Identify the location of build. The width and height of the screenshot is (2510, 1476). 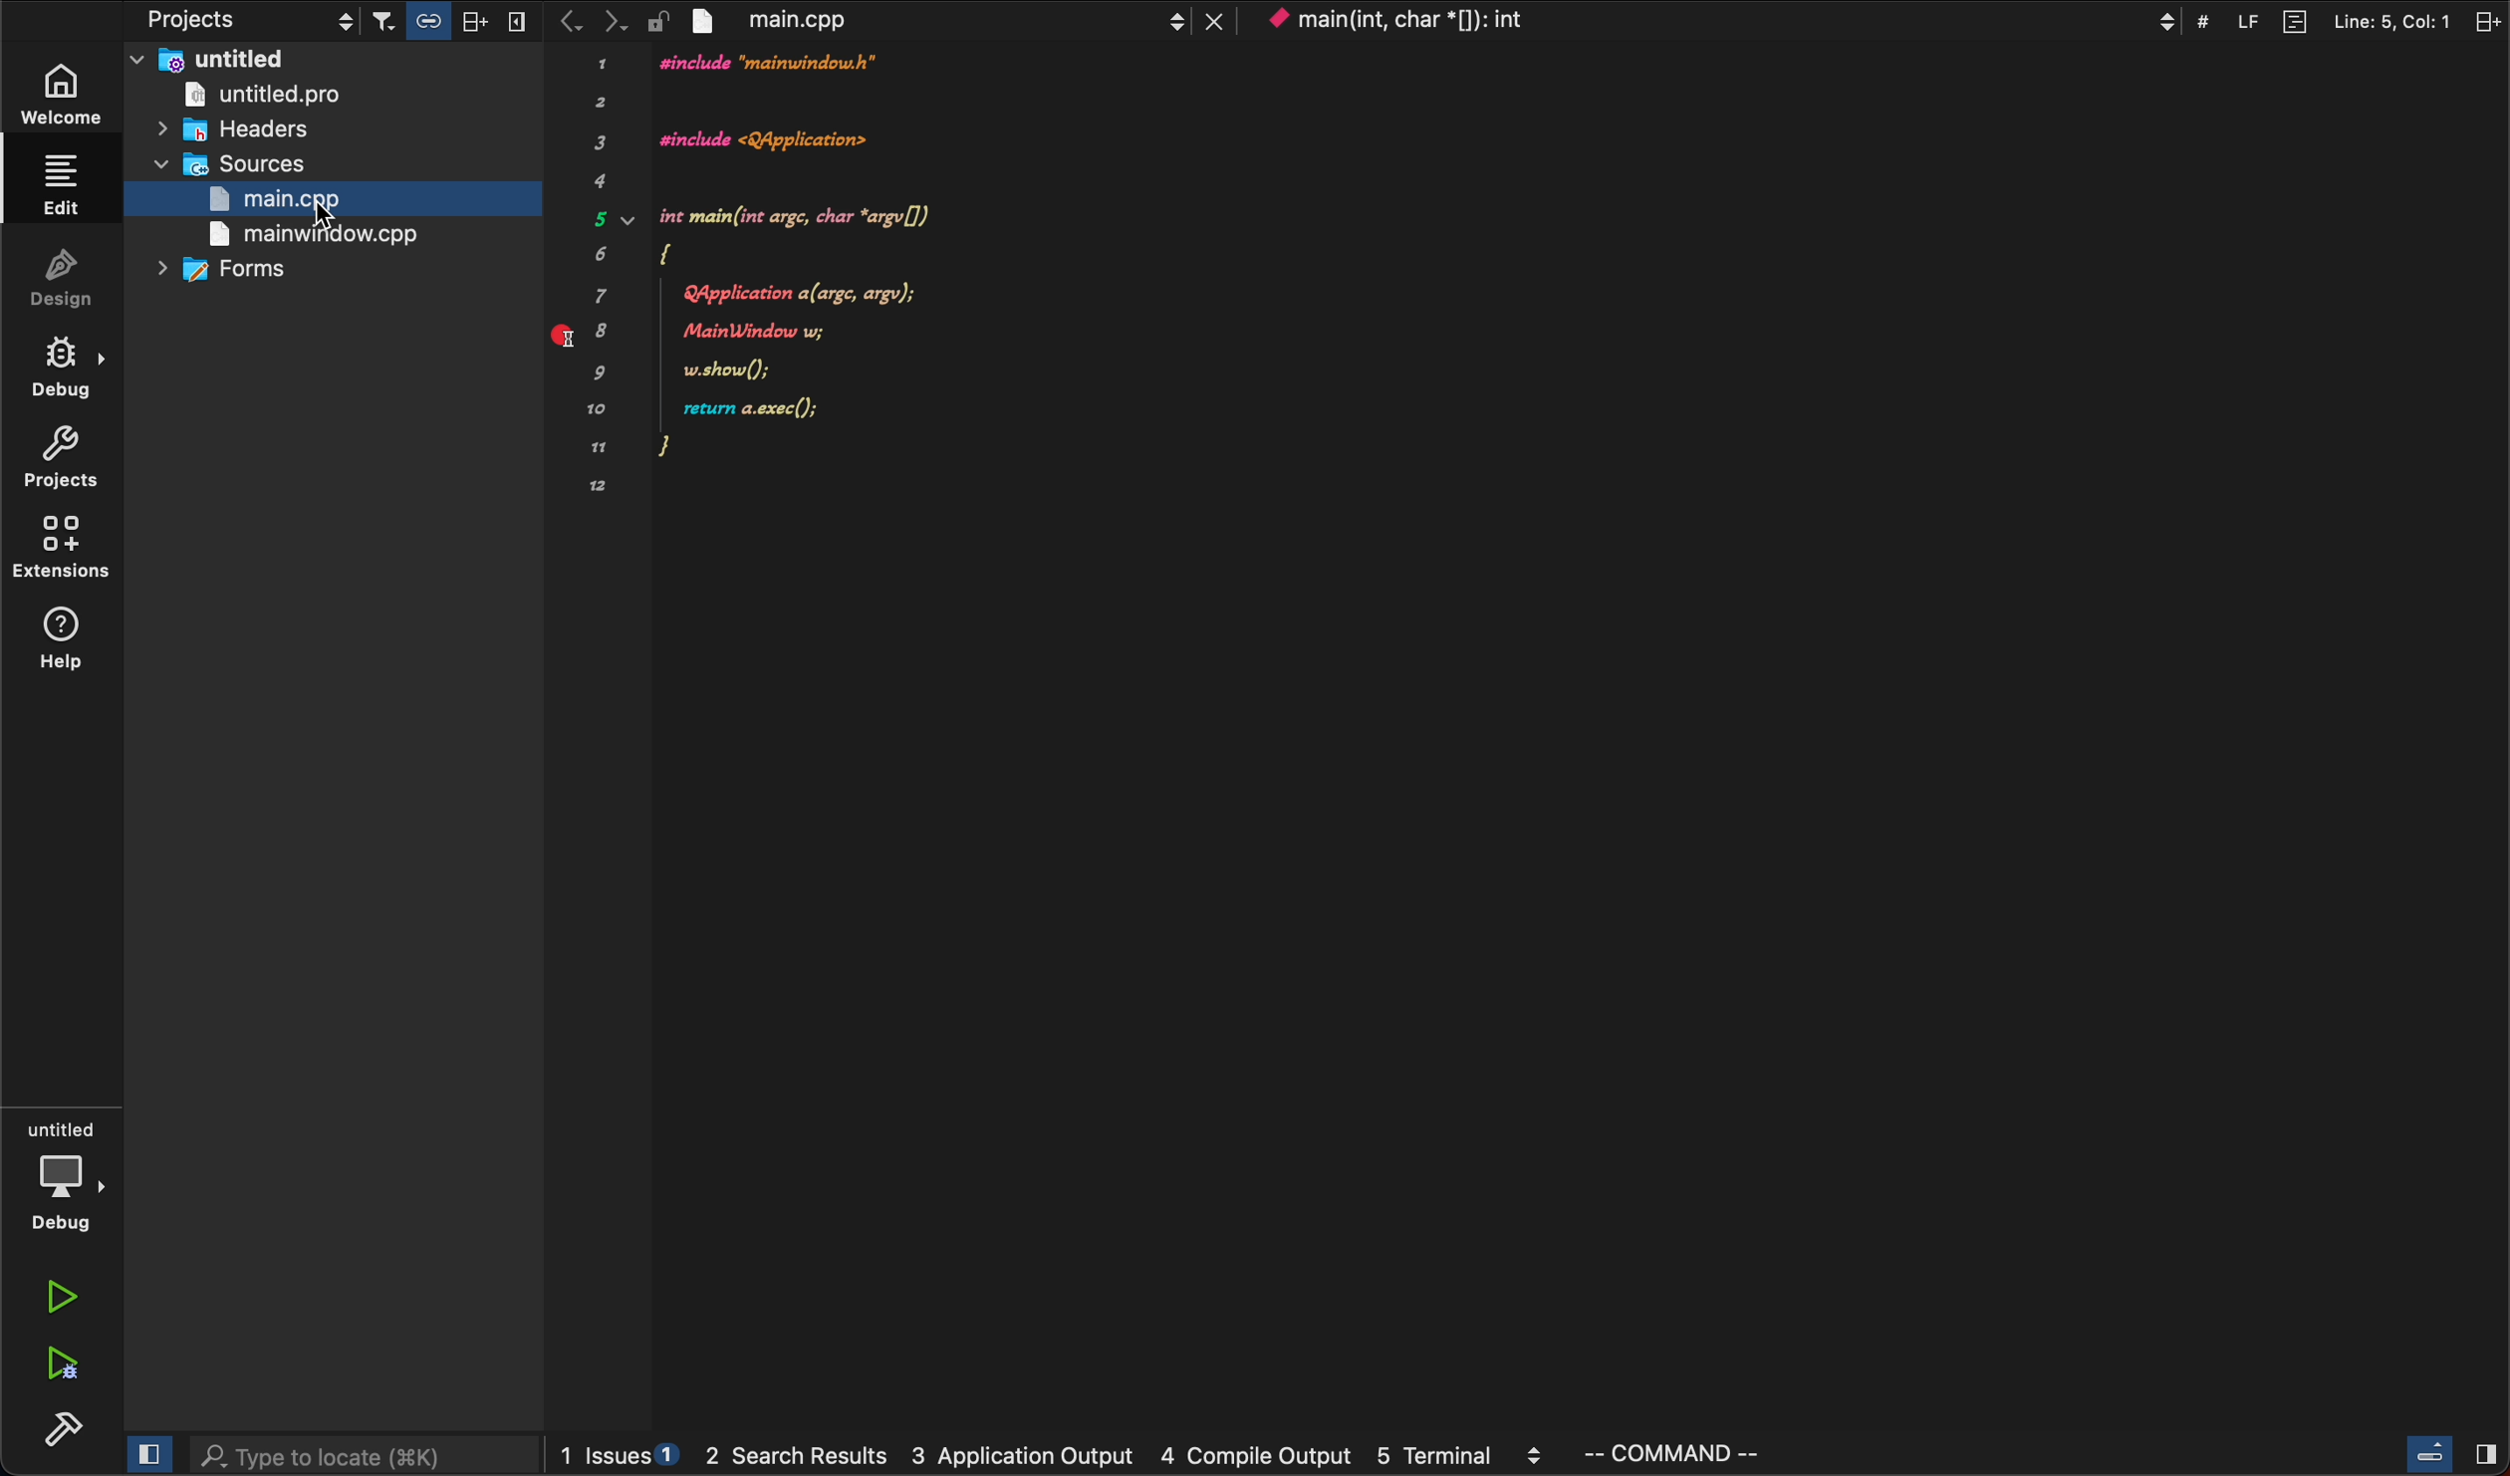
(59, 1433).